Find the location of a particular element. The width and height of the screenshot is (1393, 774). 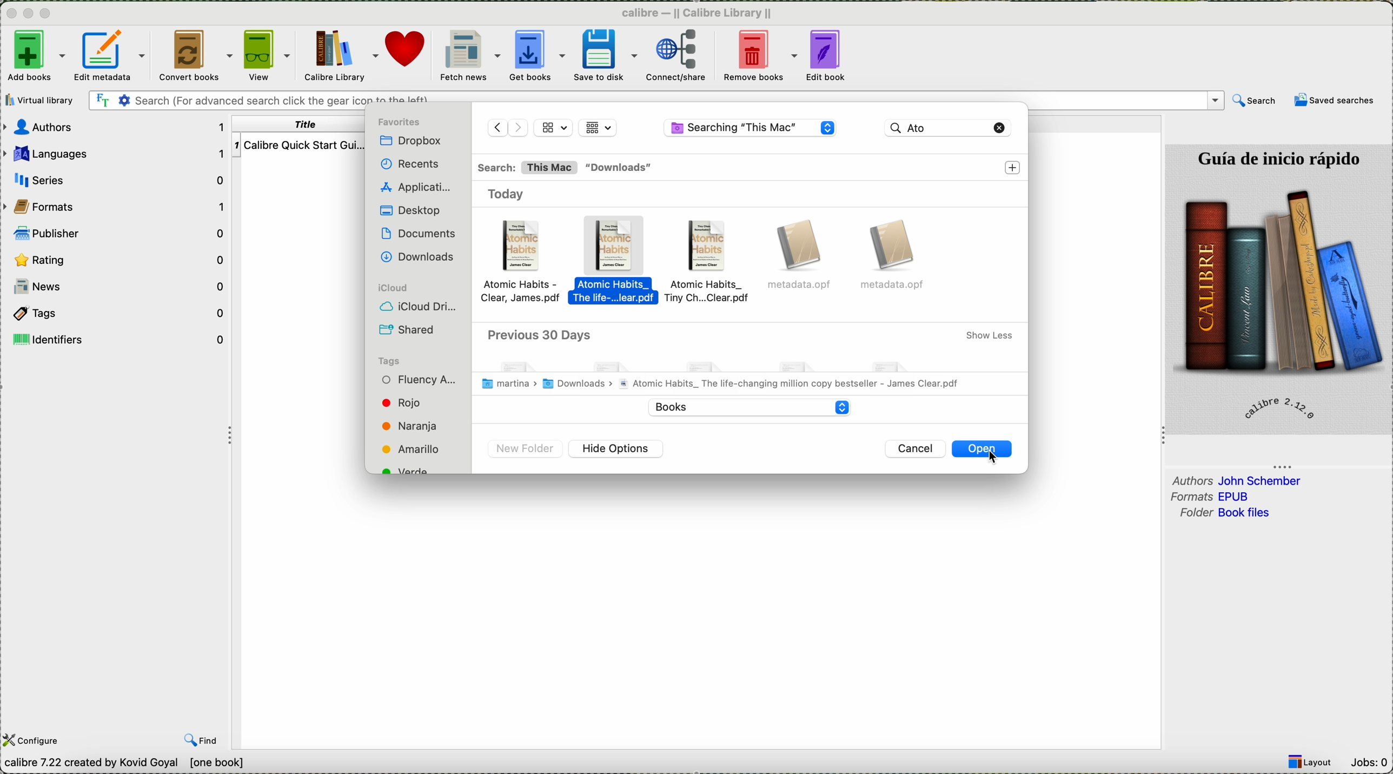

remove is located at coordinates (1000, 127).